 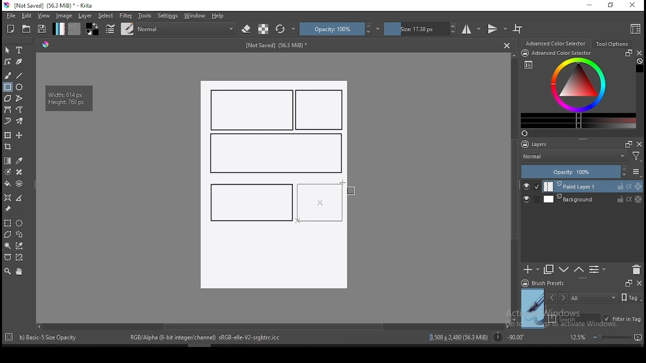 What do you see at coordinates (580, 172) in the screenshot?
I see `opacity` at bounding box center [580, 172].